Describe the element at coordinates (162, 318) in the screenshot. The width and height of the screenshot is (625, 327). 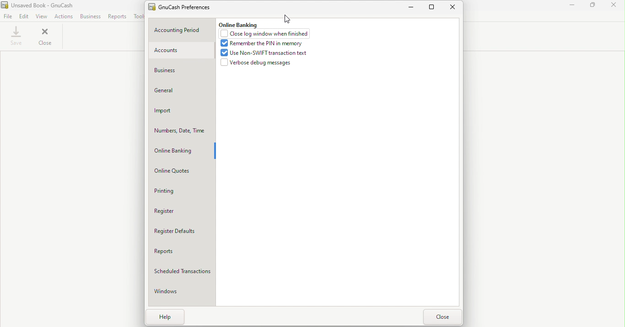
I see `Help` at that location.